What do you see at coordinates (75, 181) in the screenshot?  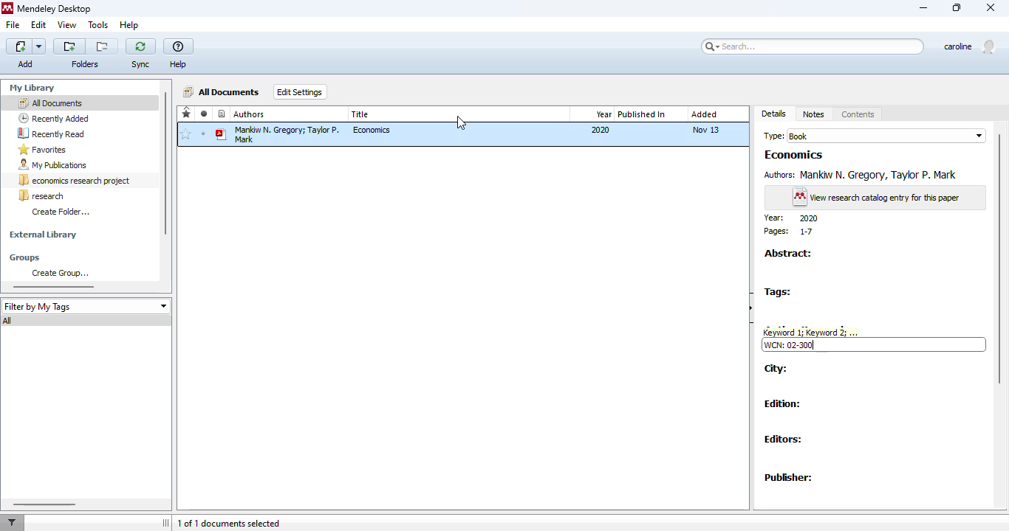 I see `economics research project` at bounding box center [75, 181].